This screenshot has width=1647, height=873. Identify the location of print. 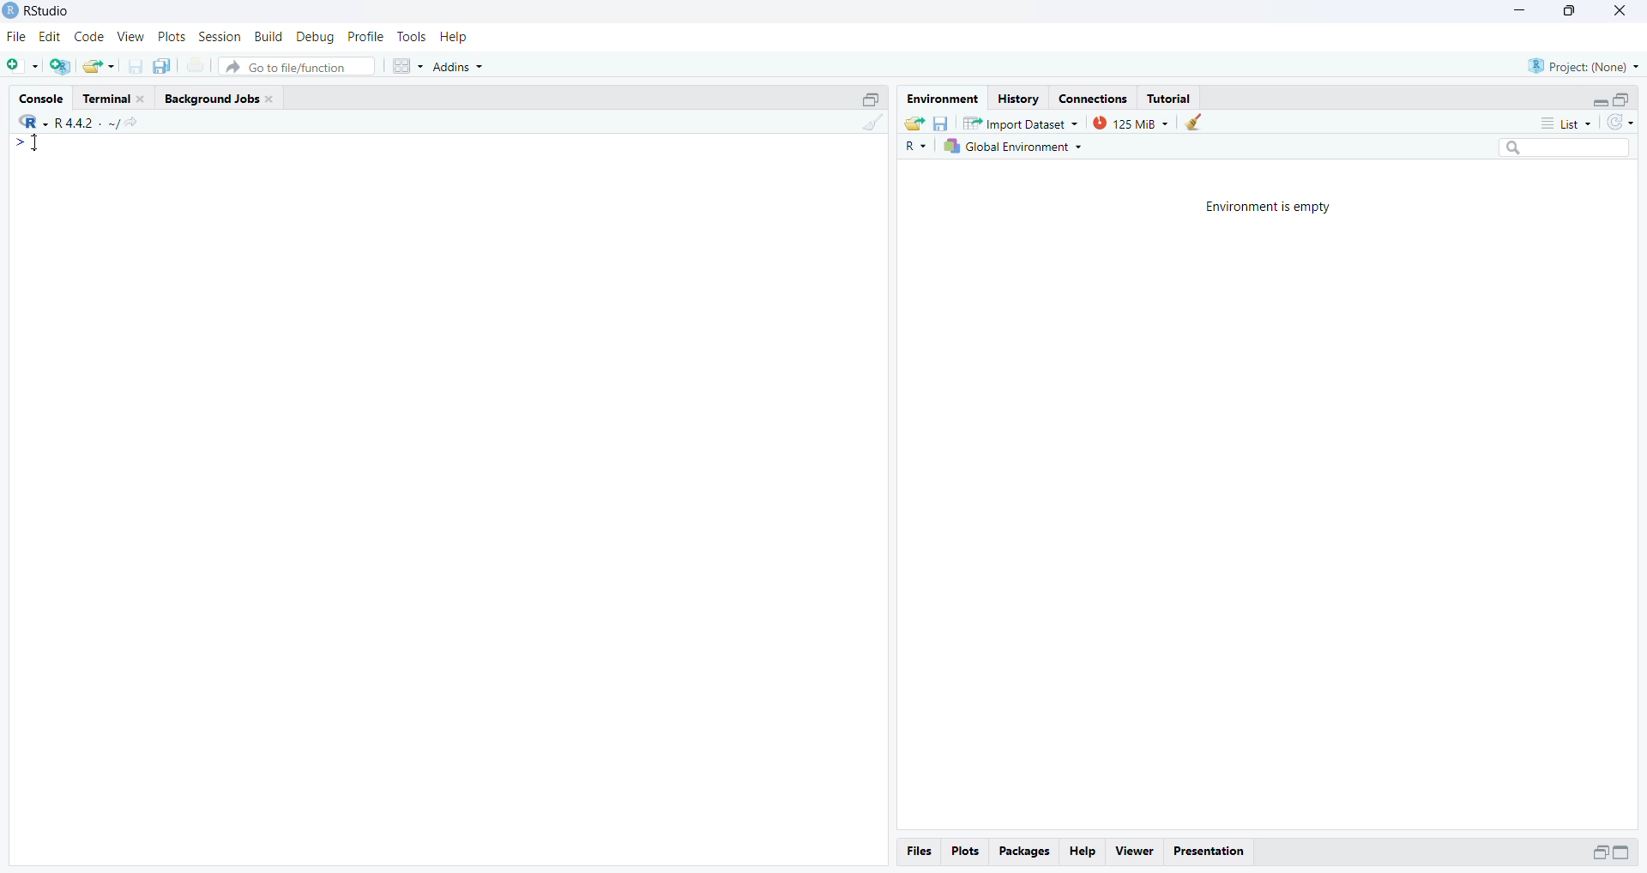
(196, 65).